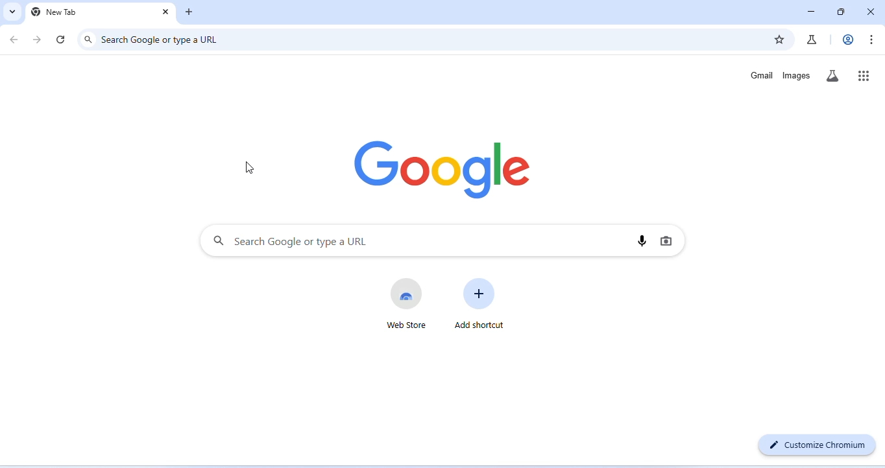  What do you see at coordinates (16, 39) in the screenshot?
I see `go back` at bounding box center [16, 39].